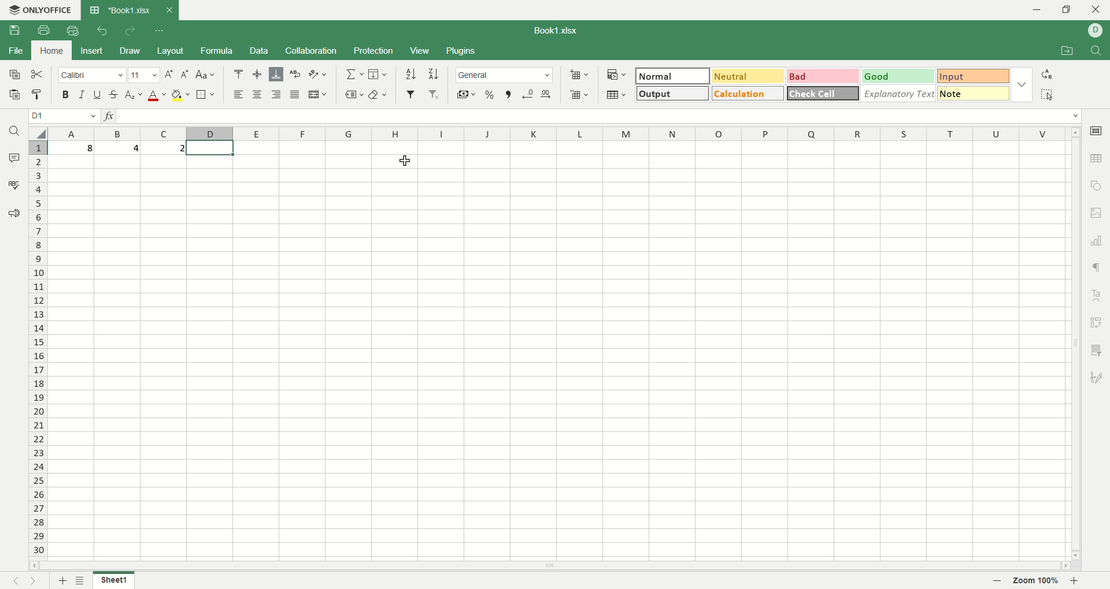 This screenshot has width=1110, height=589. What do you see at coordinates (1050, 94) in the screenshot?
I see `select all` at bounding box center [1050, 94].